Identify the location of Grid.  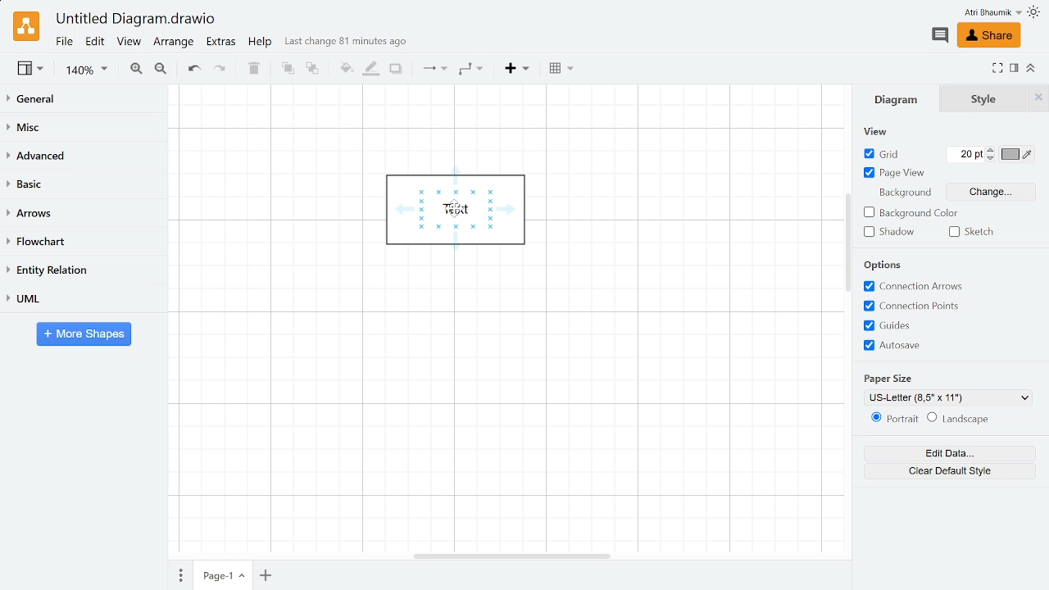
(882, 155).